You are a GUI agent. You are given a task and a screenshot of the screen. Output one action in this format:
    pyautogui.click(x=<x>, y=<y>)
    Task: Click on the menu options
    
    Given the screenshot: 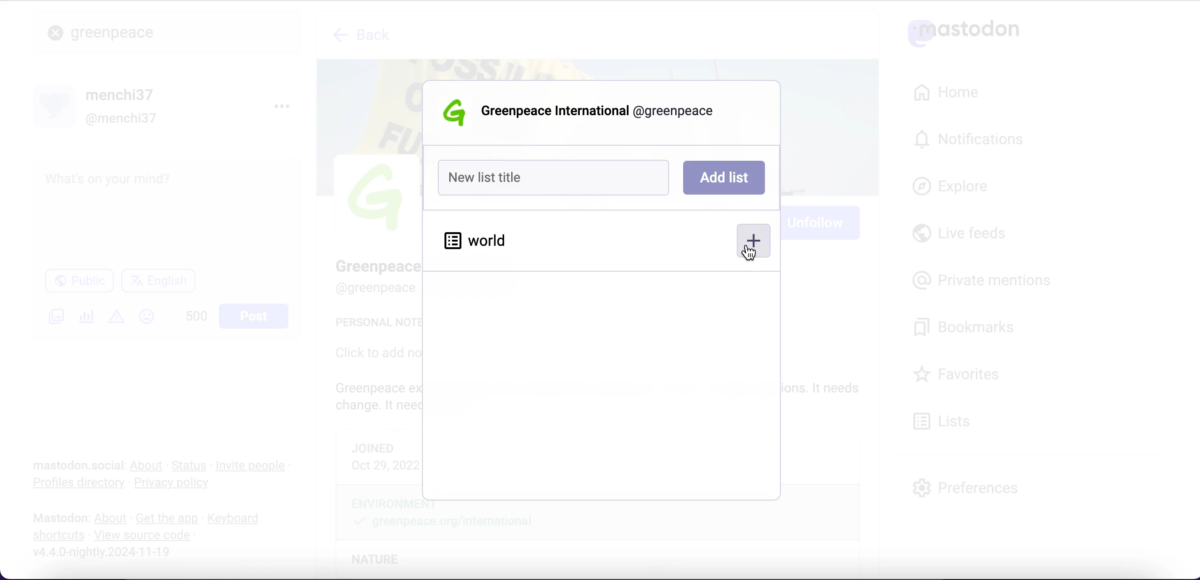 What is the action you would take?
    pyautogui.click(x=285, y=105)
    